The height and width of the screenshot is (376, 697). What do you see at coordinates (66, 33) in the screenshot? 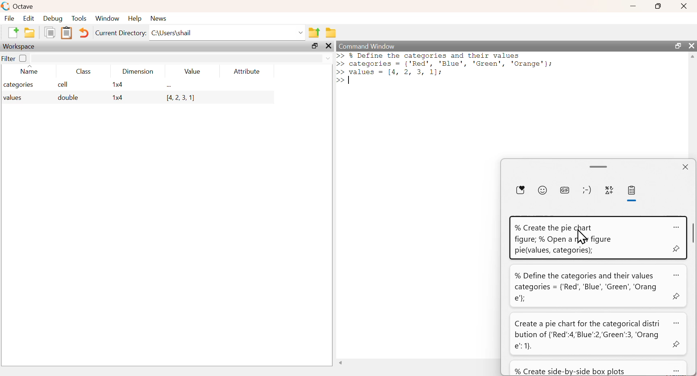
I see `Clipboard` at bounding box center [66, 33].